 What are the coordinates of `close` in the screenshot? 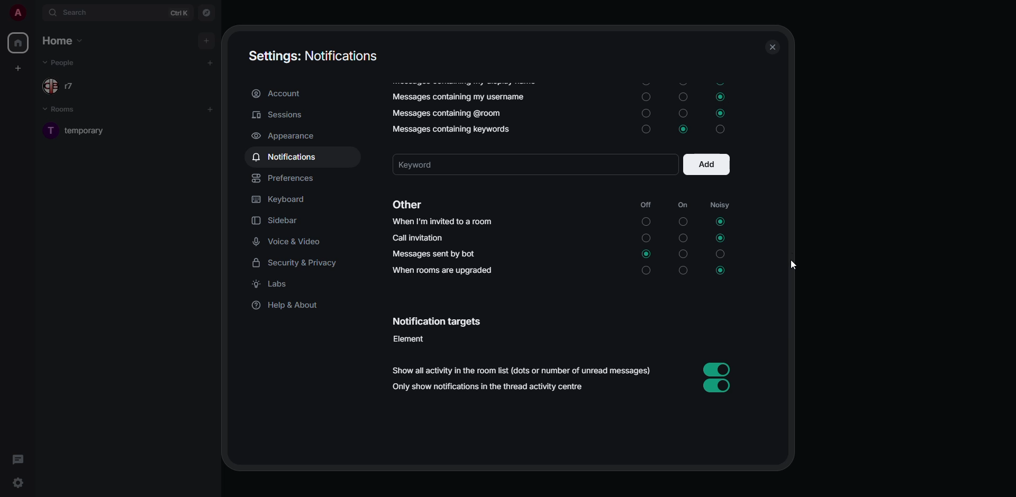 It's located at (772, 47).